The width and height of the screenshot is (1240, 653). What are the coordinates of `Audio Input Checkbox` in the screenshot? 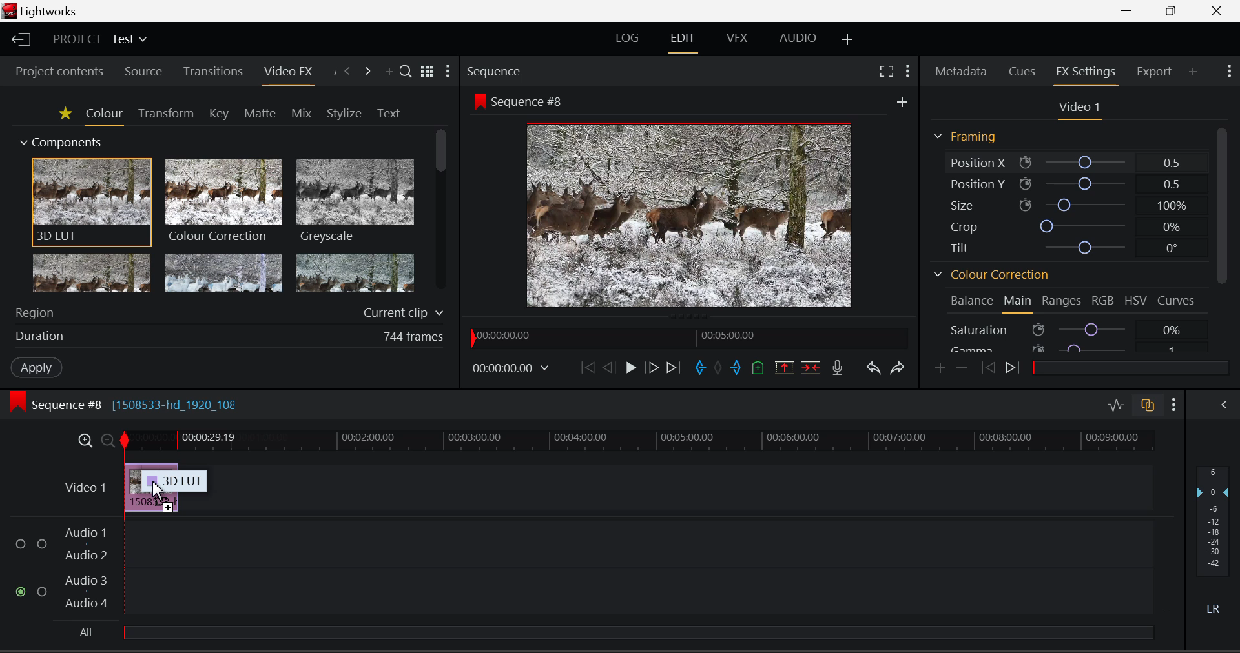 It's located at (43, 590).